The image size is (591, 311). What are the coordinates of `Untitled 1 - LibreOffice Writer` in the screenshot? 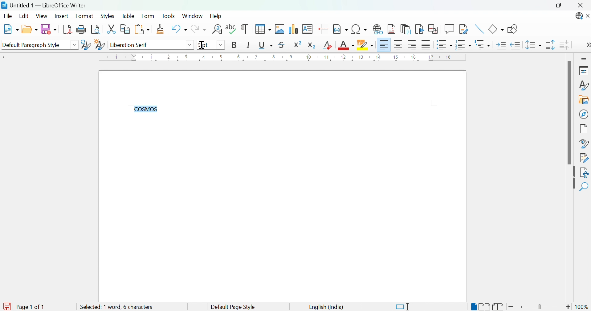 It's located at (44, 5).